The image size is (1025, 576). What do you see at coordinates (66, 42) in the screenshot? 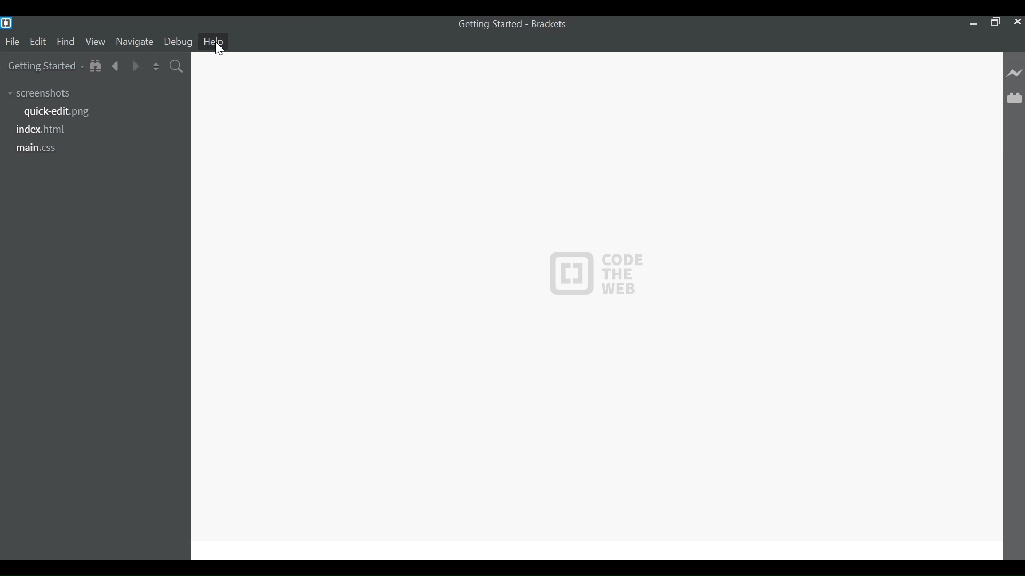
I see `Find` at bounding box center [66, 42].